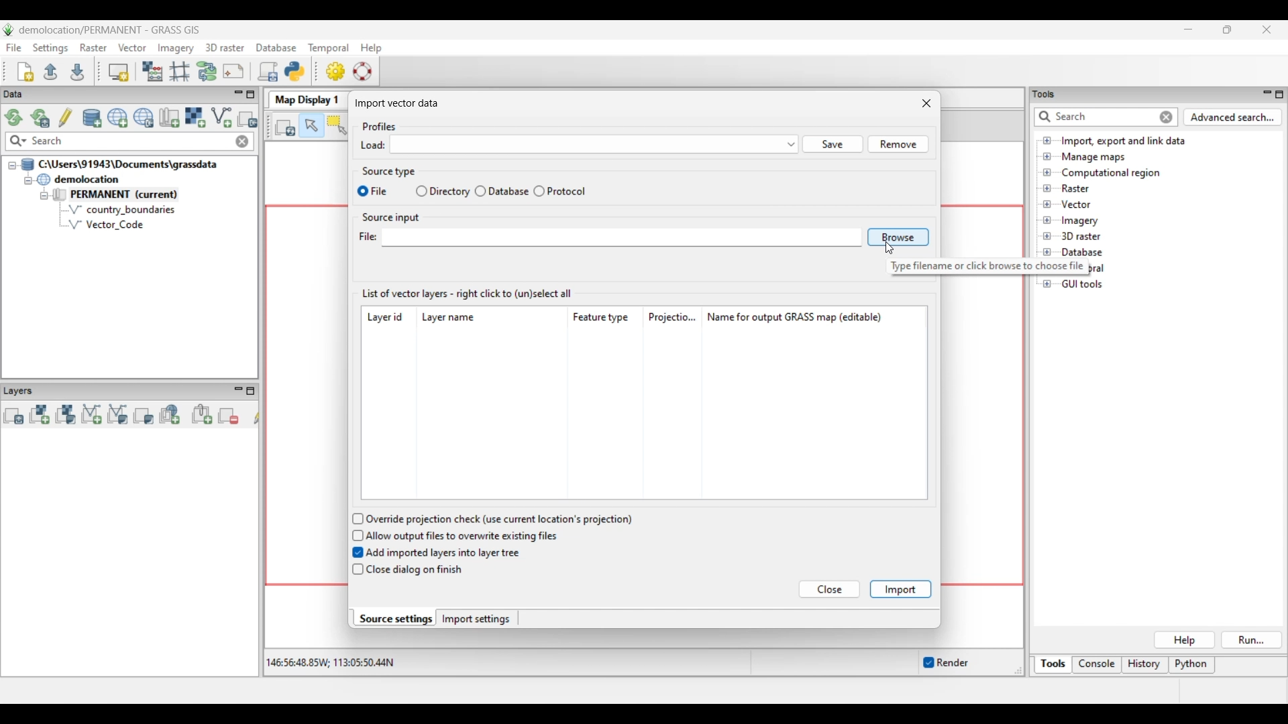 This screenshot has height=724, width=1288. I want to click on Type in source input file, so click(623, 235).